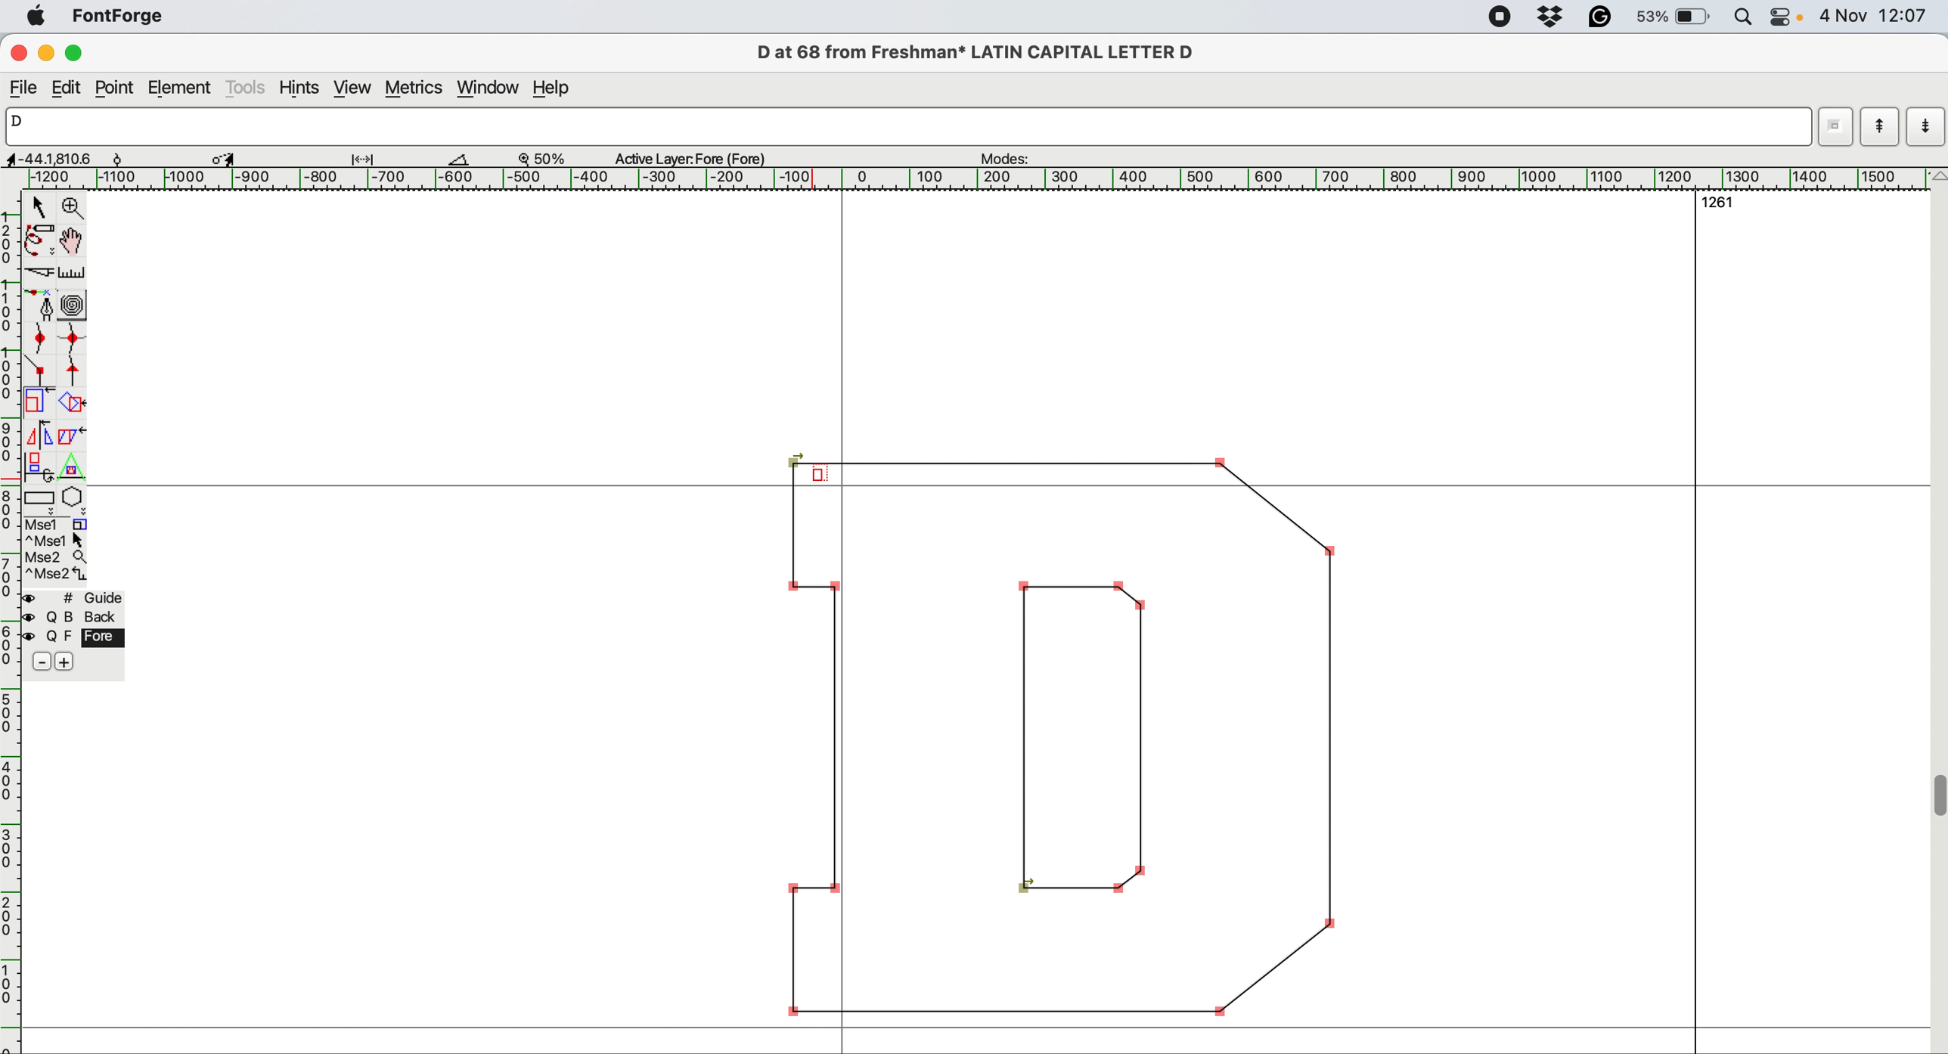  I want to click on 1261, so click(1723, 205).